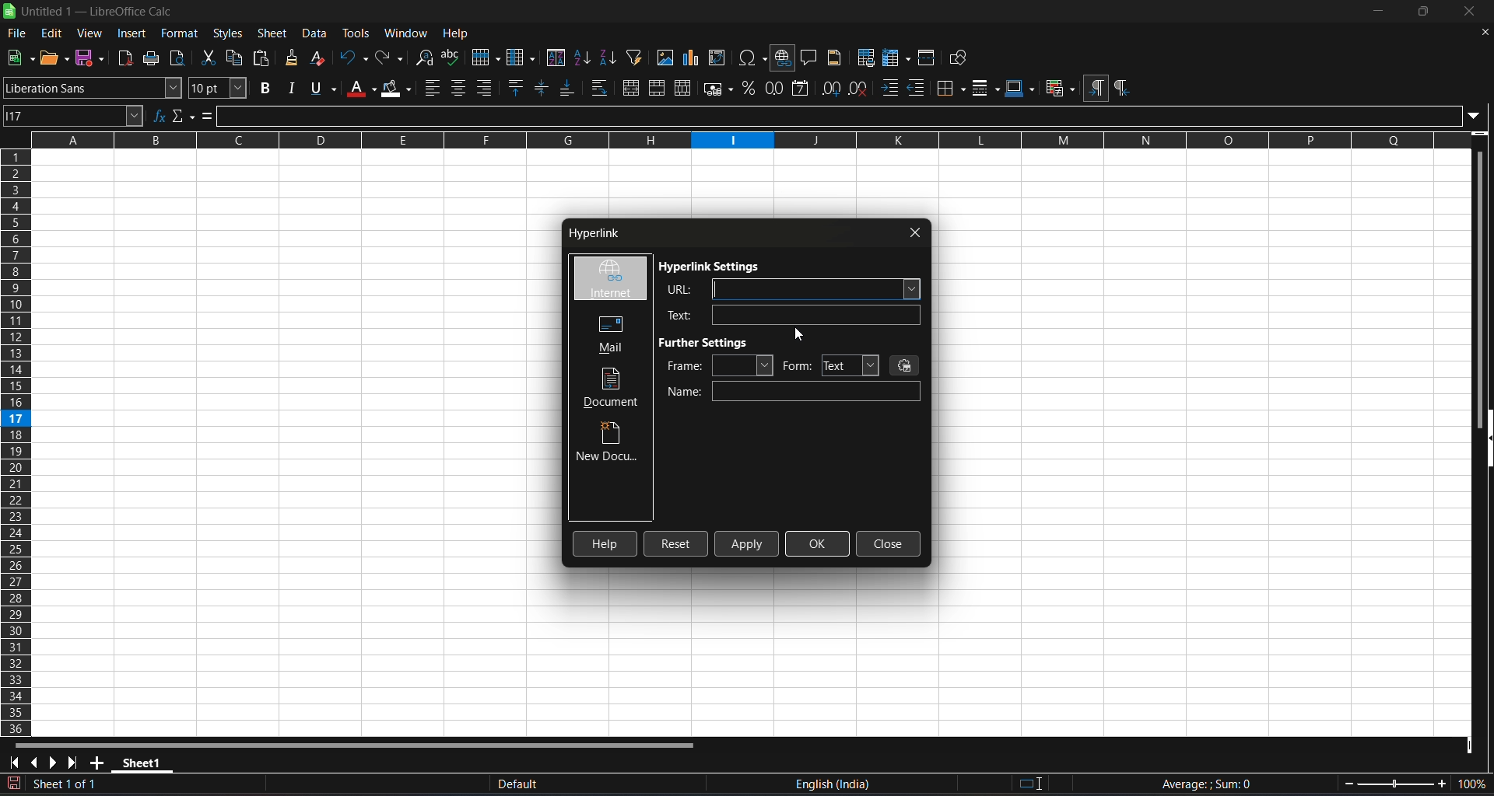  I want to click on border styles, so click(986, 88).